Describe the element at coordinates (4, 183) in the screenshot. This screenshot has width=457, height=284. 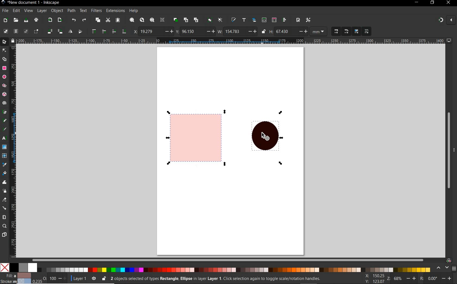
I see `tweak tool` at that location.